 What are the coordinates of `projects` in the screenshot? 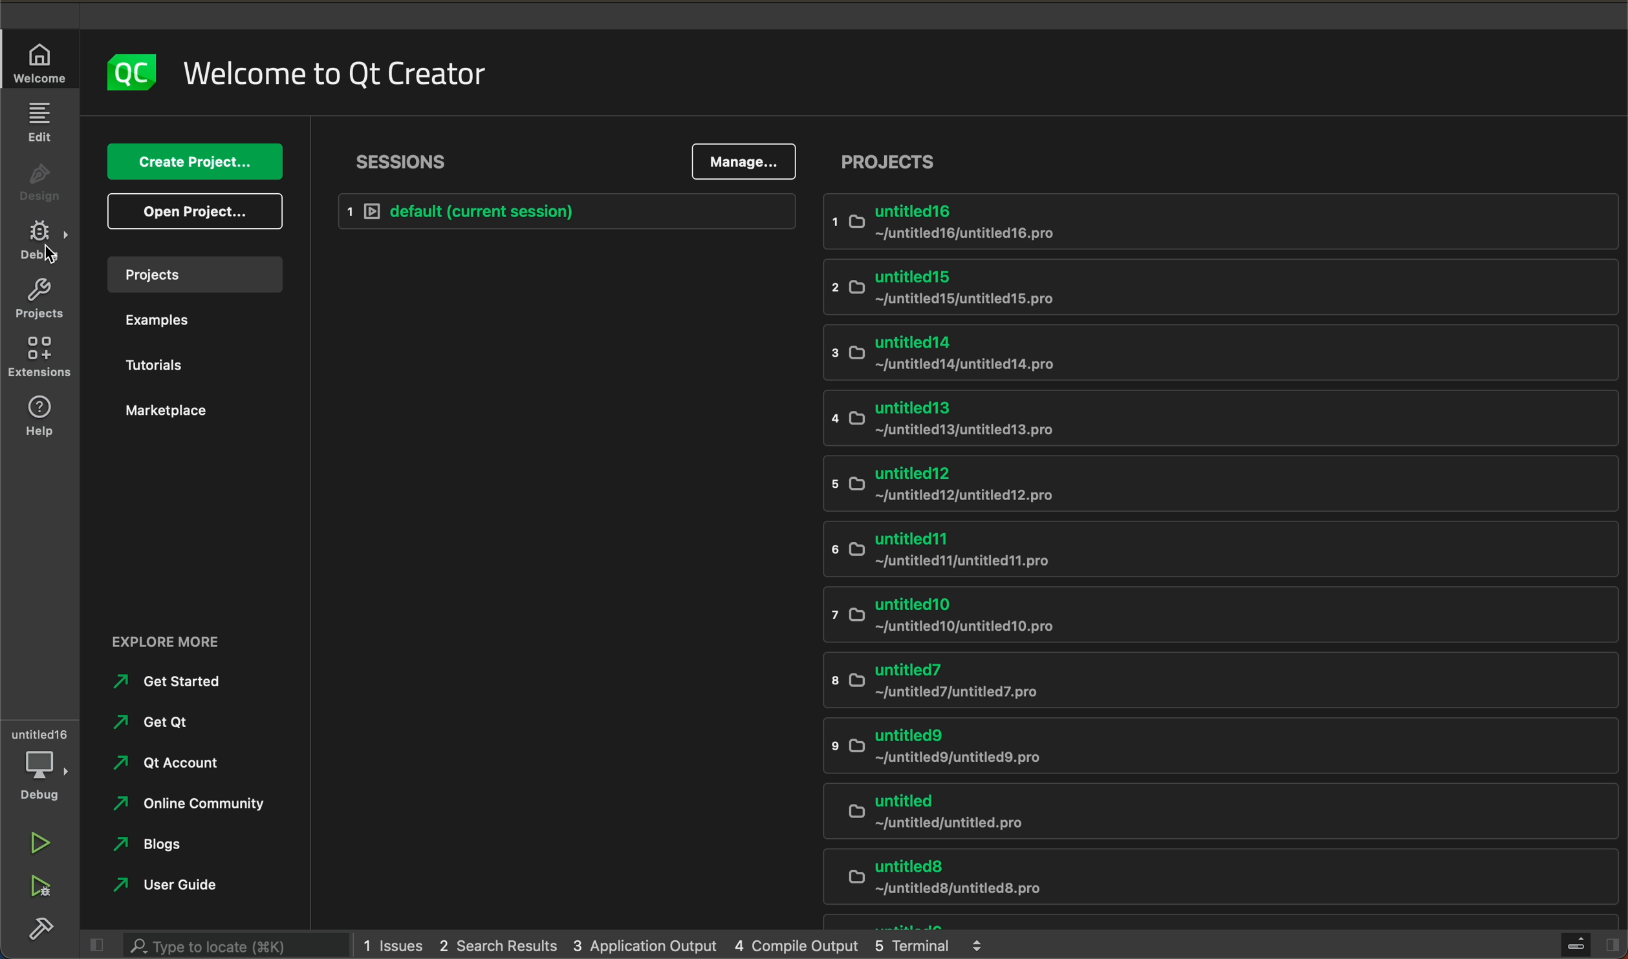 It's located at (889, 160).